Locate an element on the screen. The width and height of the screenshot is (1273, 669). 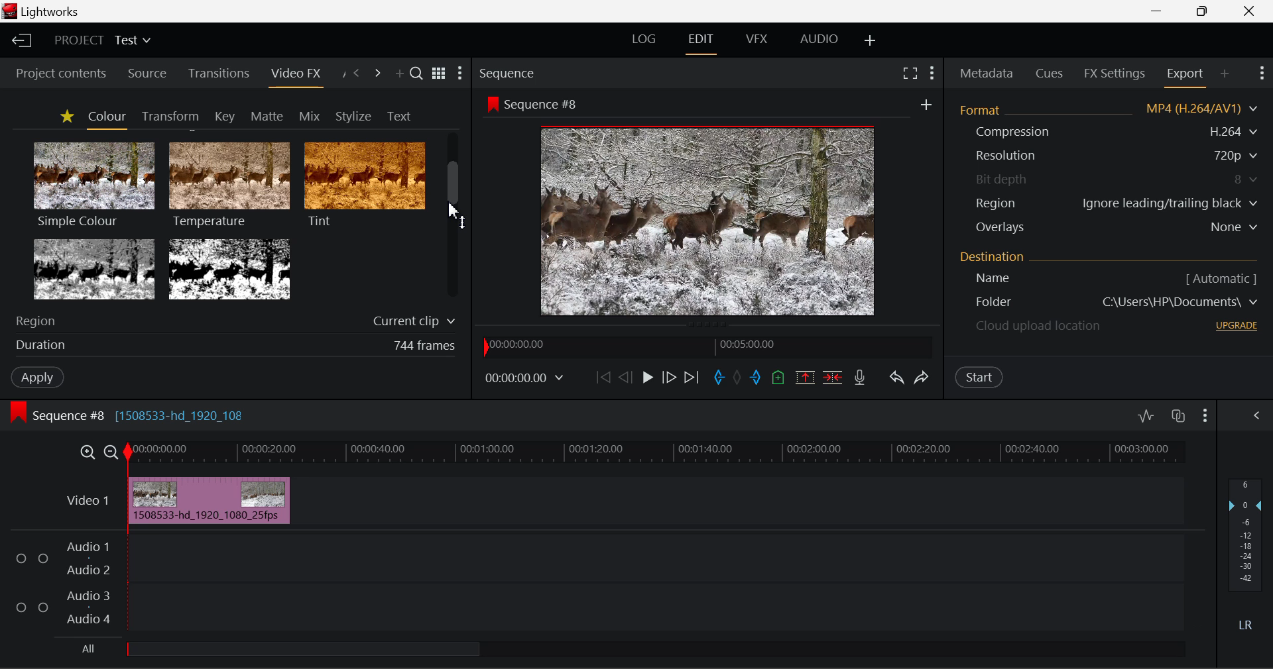
Inserted Clip is located at coordinates (210, 500).